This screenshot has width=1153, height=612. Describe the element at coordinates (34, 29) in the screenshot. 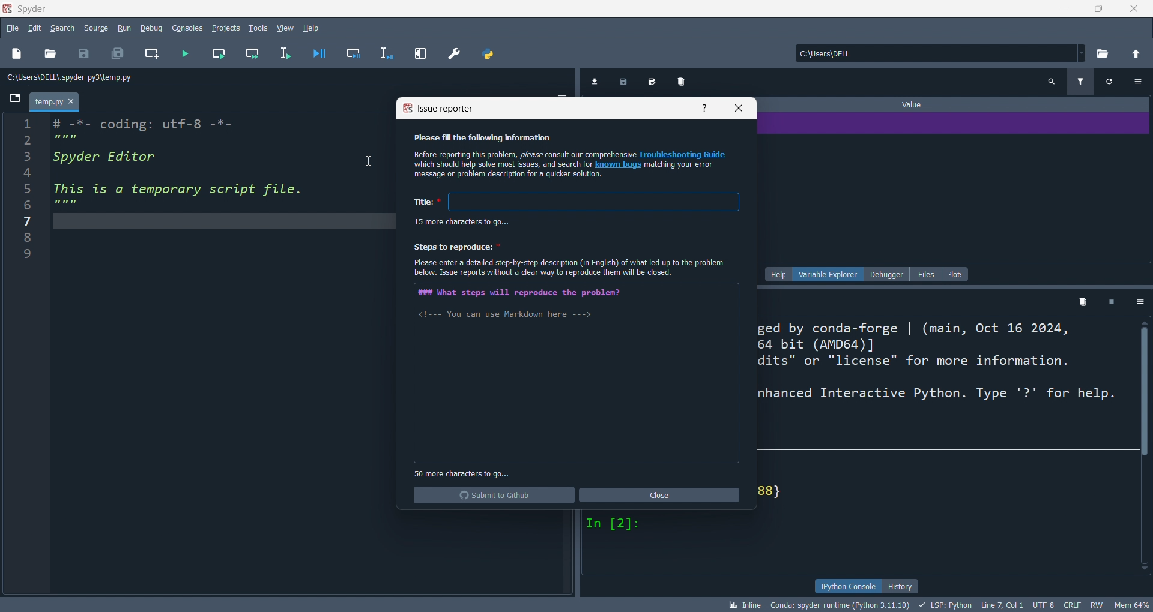

I see `edit` at that location.